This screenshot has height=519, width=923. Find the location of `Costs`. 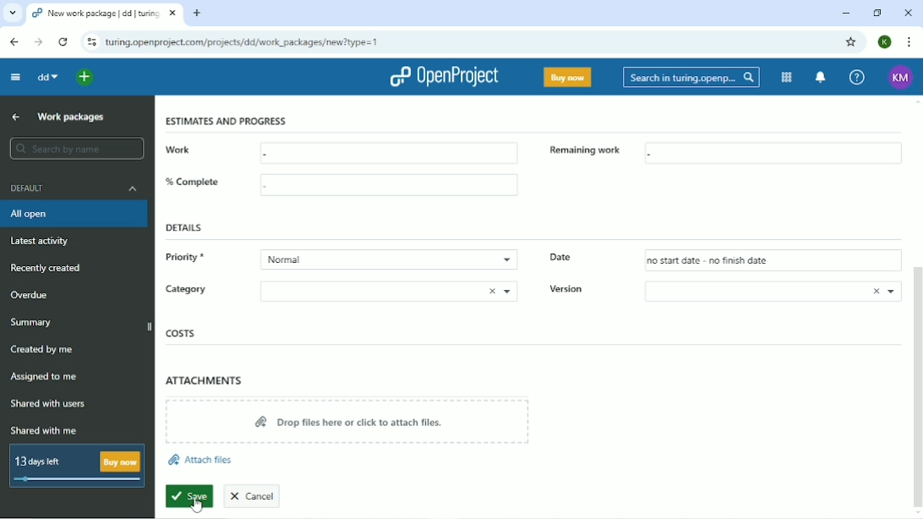

Costs is located at coordinates (181, 333).